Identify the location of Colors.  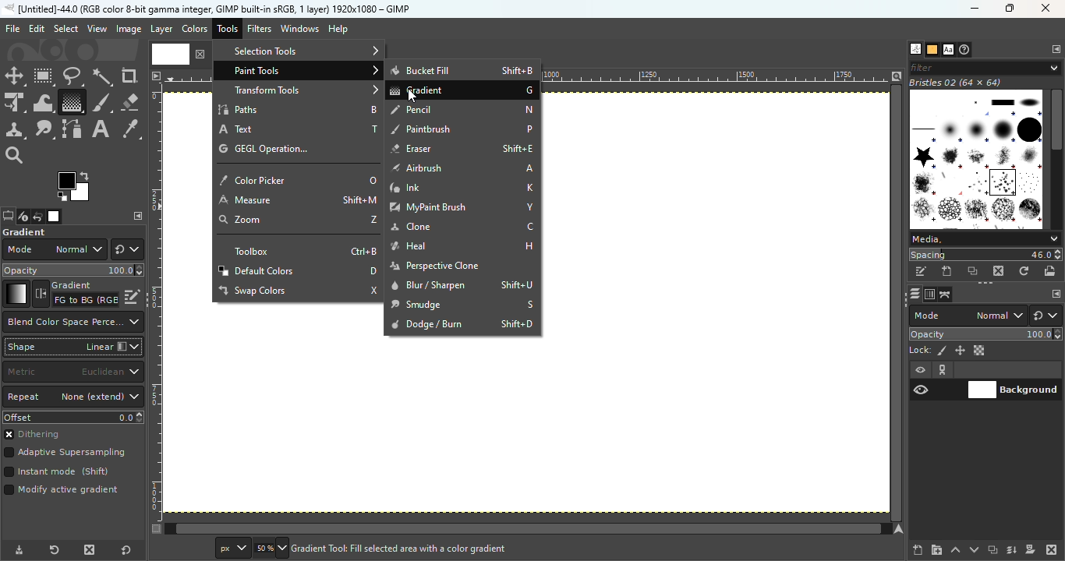
(193, 28).